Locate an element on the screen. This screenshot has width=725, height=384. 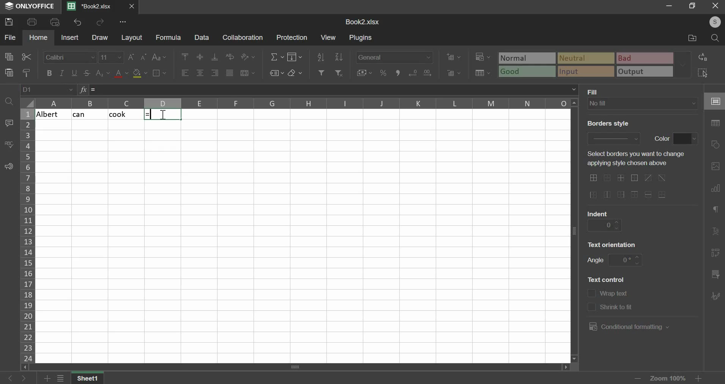
spreadsheet name is located at coordinates (362, 22).